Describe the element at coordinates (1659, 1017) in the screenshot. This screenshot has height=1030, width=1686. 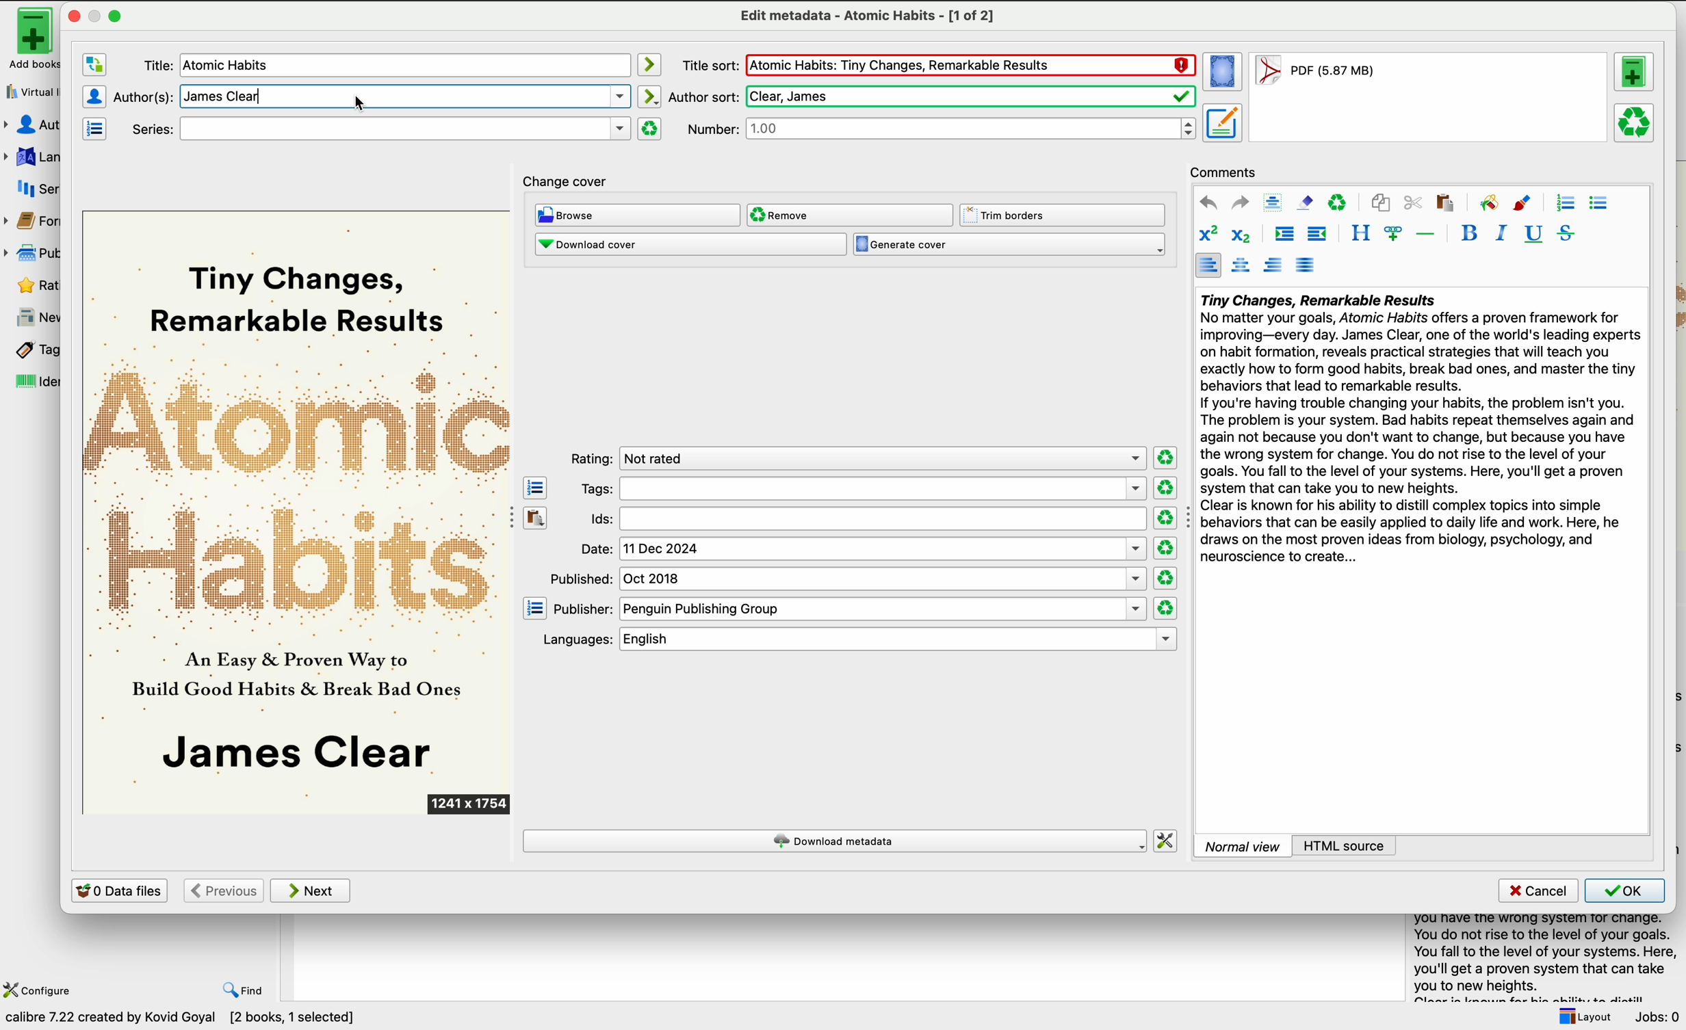
I see `jobs: 0` at that location.